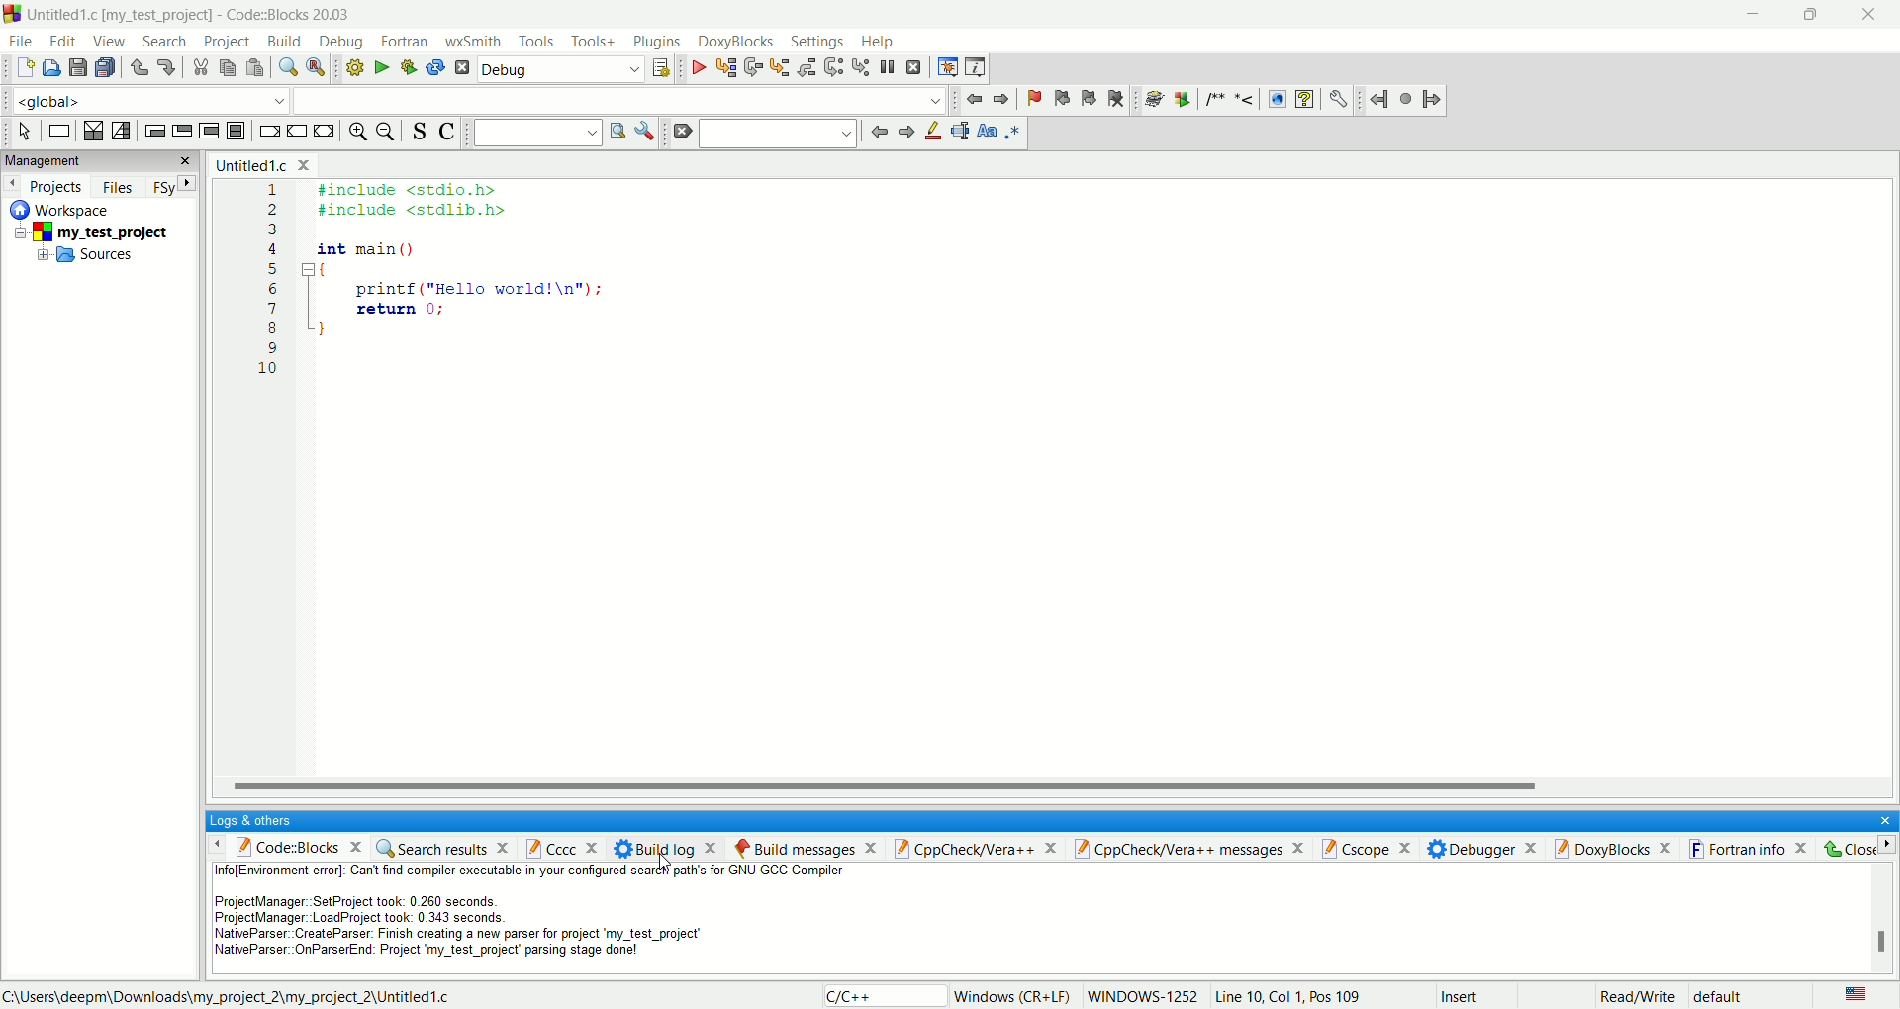 The height and width of the screenshot is (1009, 1900). What do you see at coordinates (560, 71) in the screenshot?
I see `debug` at bounding box center [560, 71].